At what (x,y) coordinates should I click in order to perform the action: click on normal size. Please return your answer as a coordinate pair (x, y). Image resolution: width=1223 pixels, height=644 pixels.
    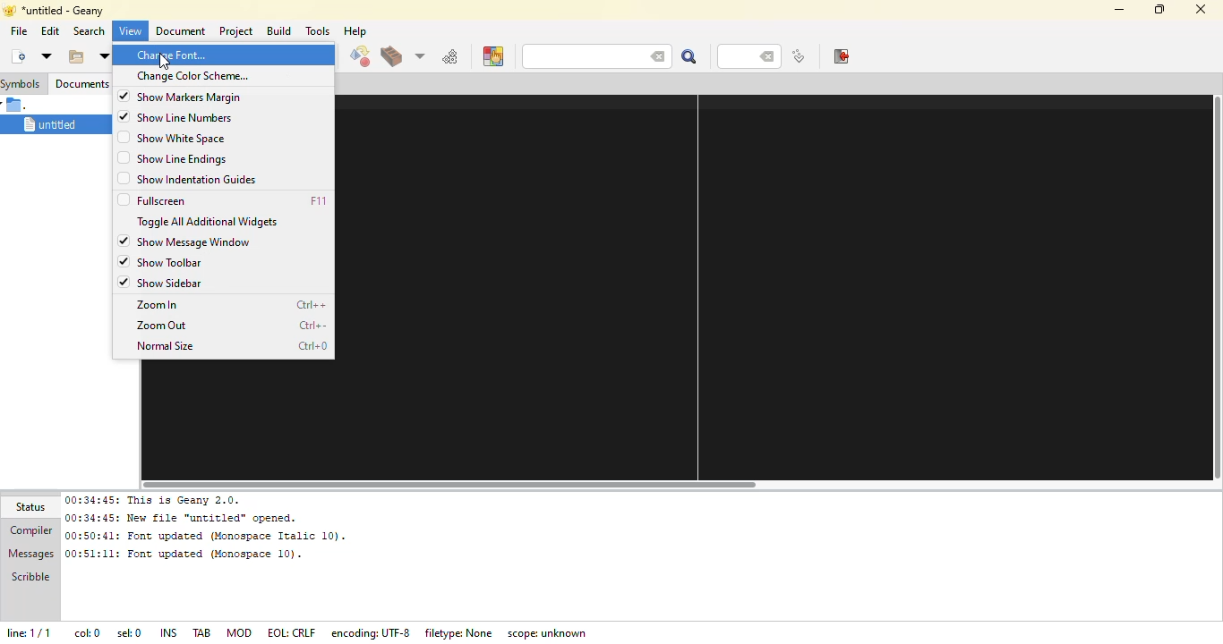
    Looking at the image, I should click on (167, 346).